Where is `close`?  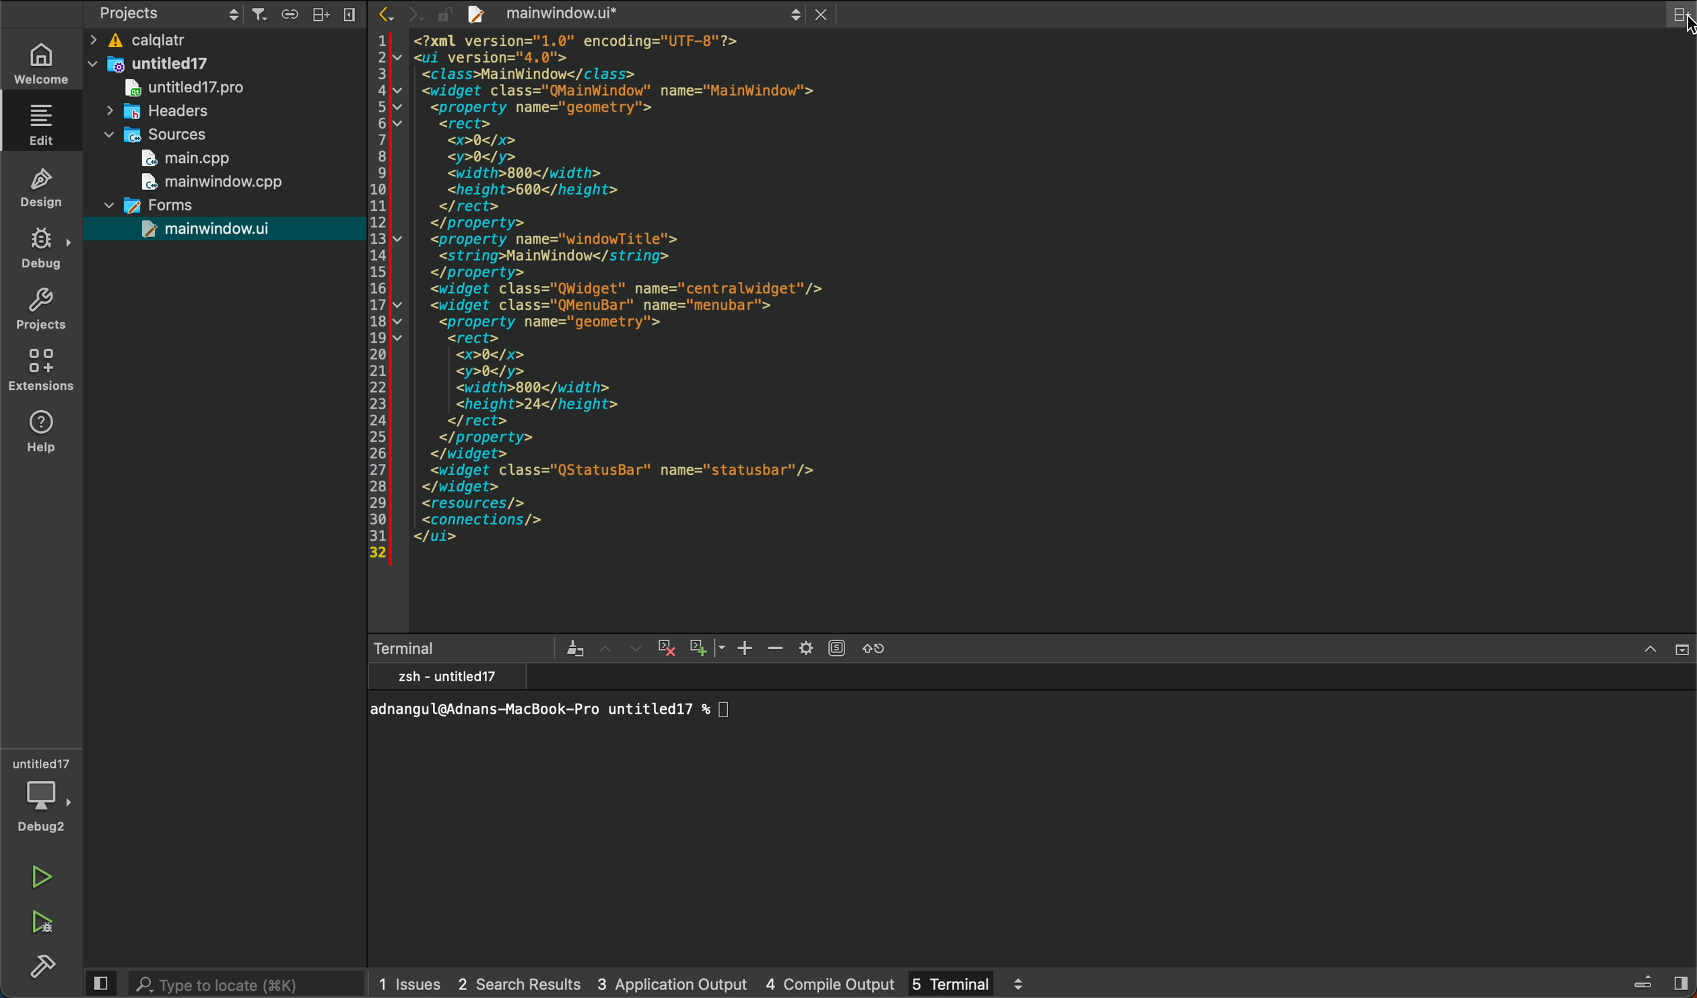 close is located at coordinates (350, 14).